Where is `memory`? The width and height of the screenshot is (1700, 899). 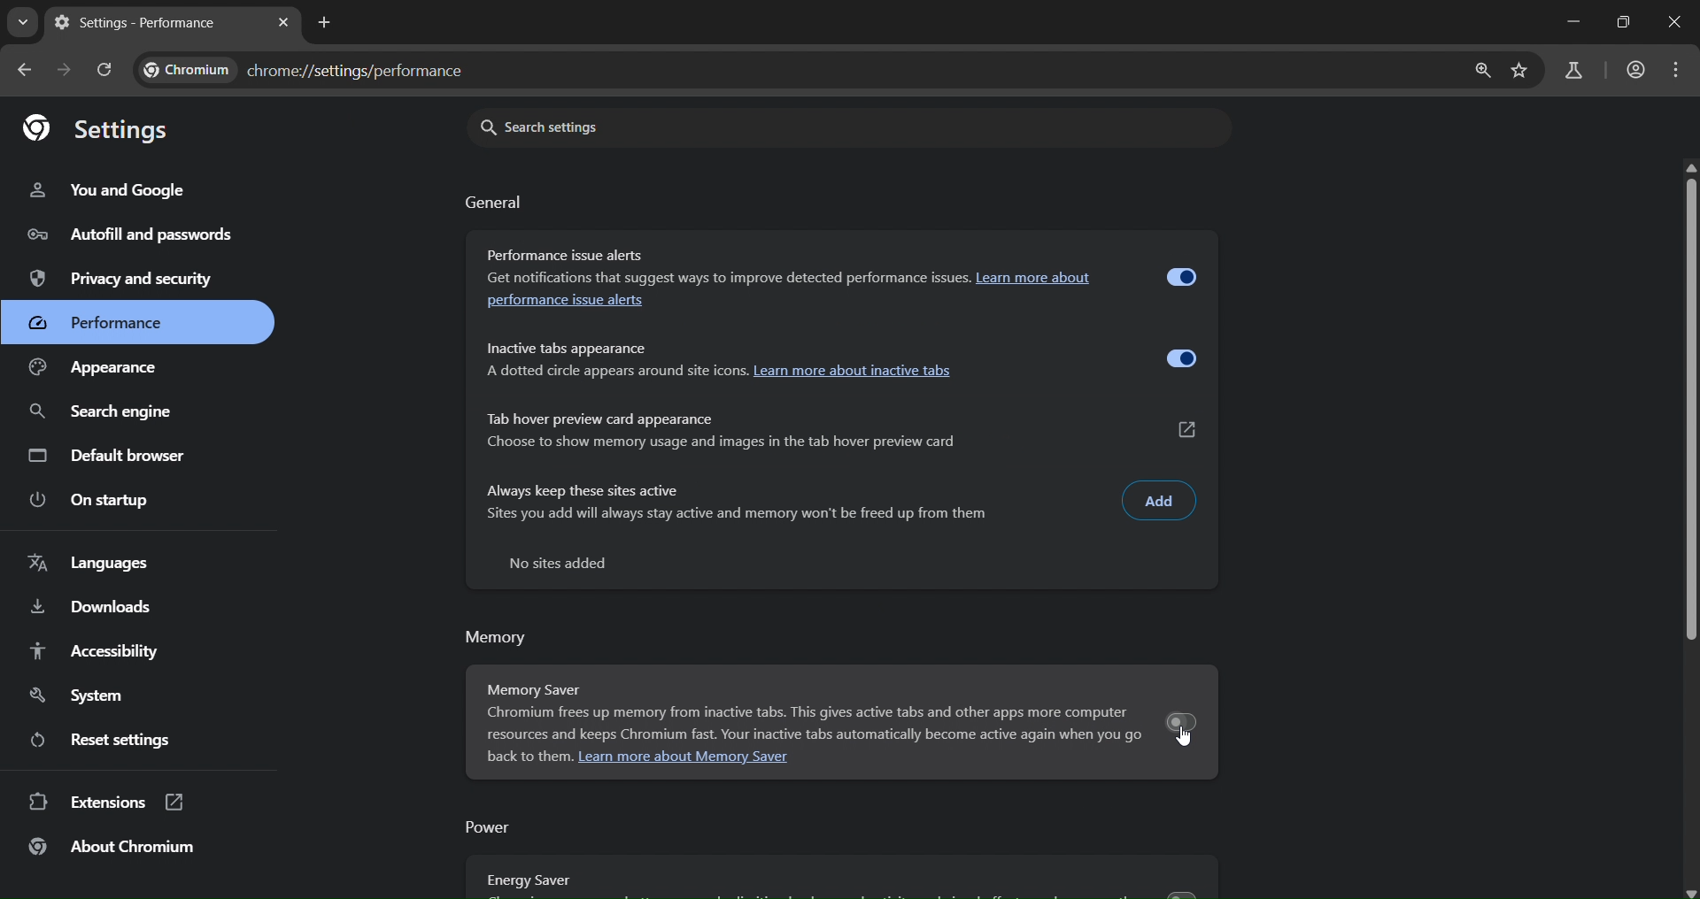 memory is located at coordinates (502, 634).